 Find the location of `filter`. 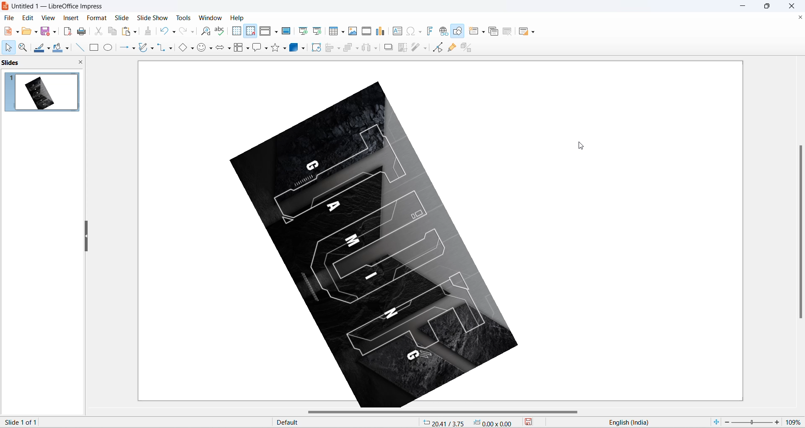

filter is located at coordinates (416, 48).